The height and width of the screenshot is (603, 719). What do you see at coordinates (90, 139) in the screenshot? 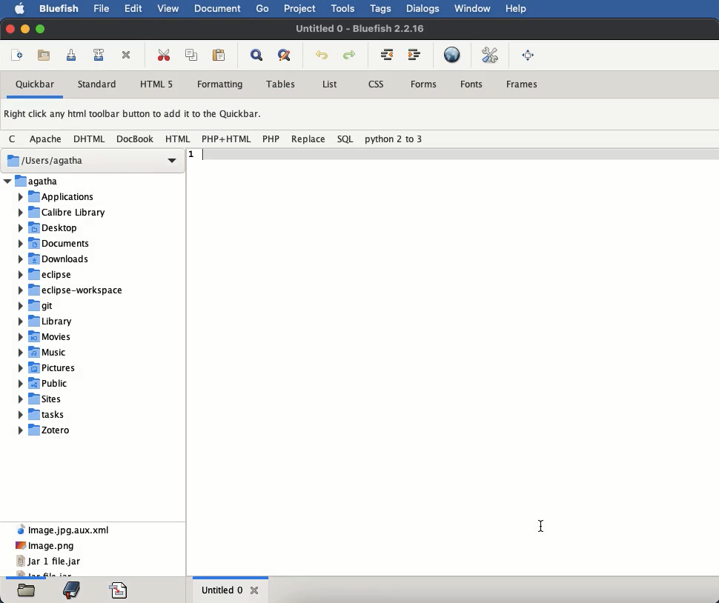
I see `DHTML` at bounding box center [90, 139].